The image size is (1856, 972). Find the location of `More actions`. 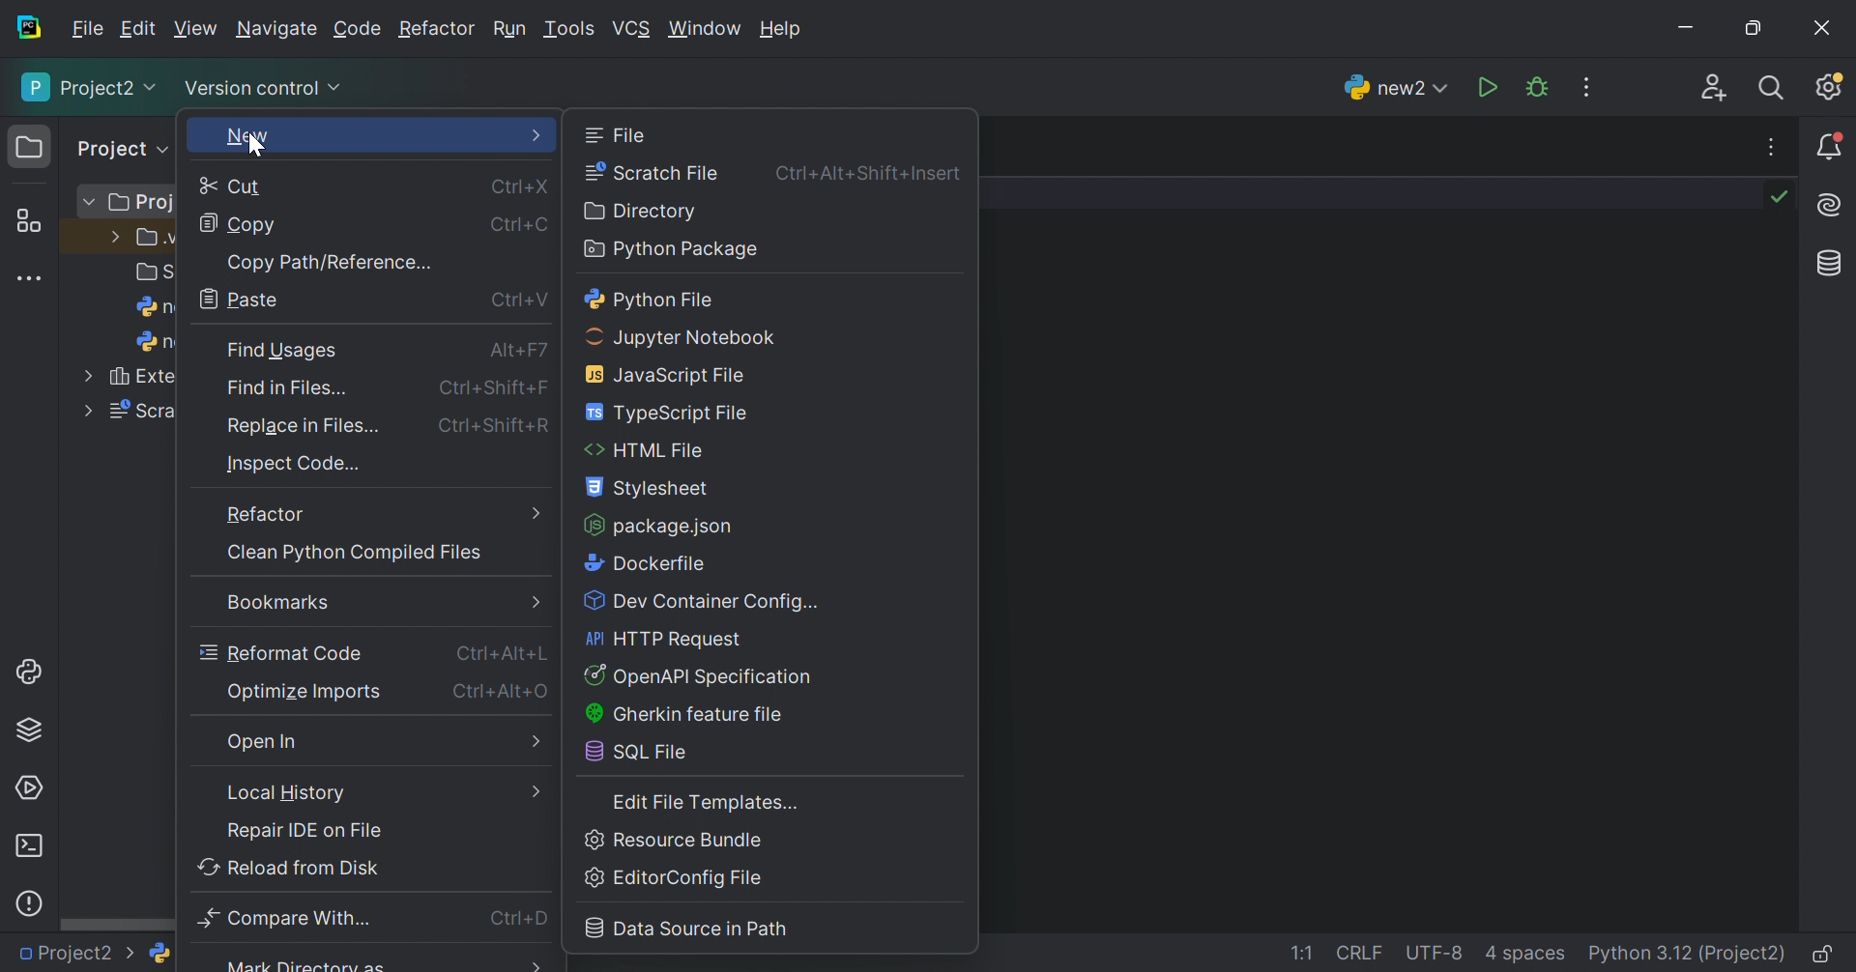

More actions is located at coordinates (1775, 147).